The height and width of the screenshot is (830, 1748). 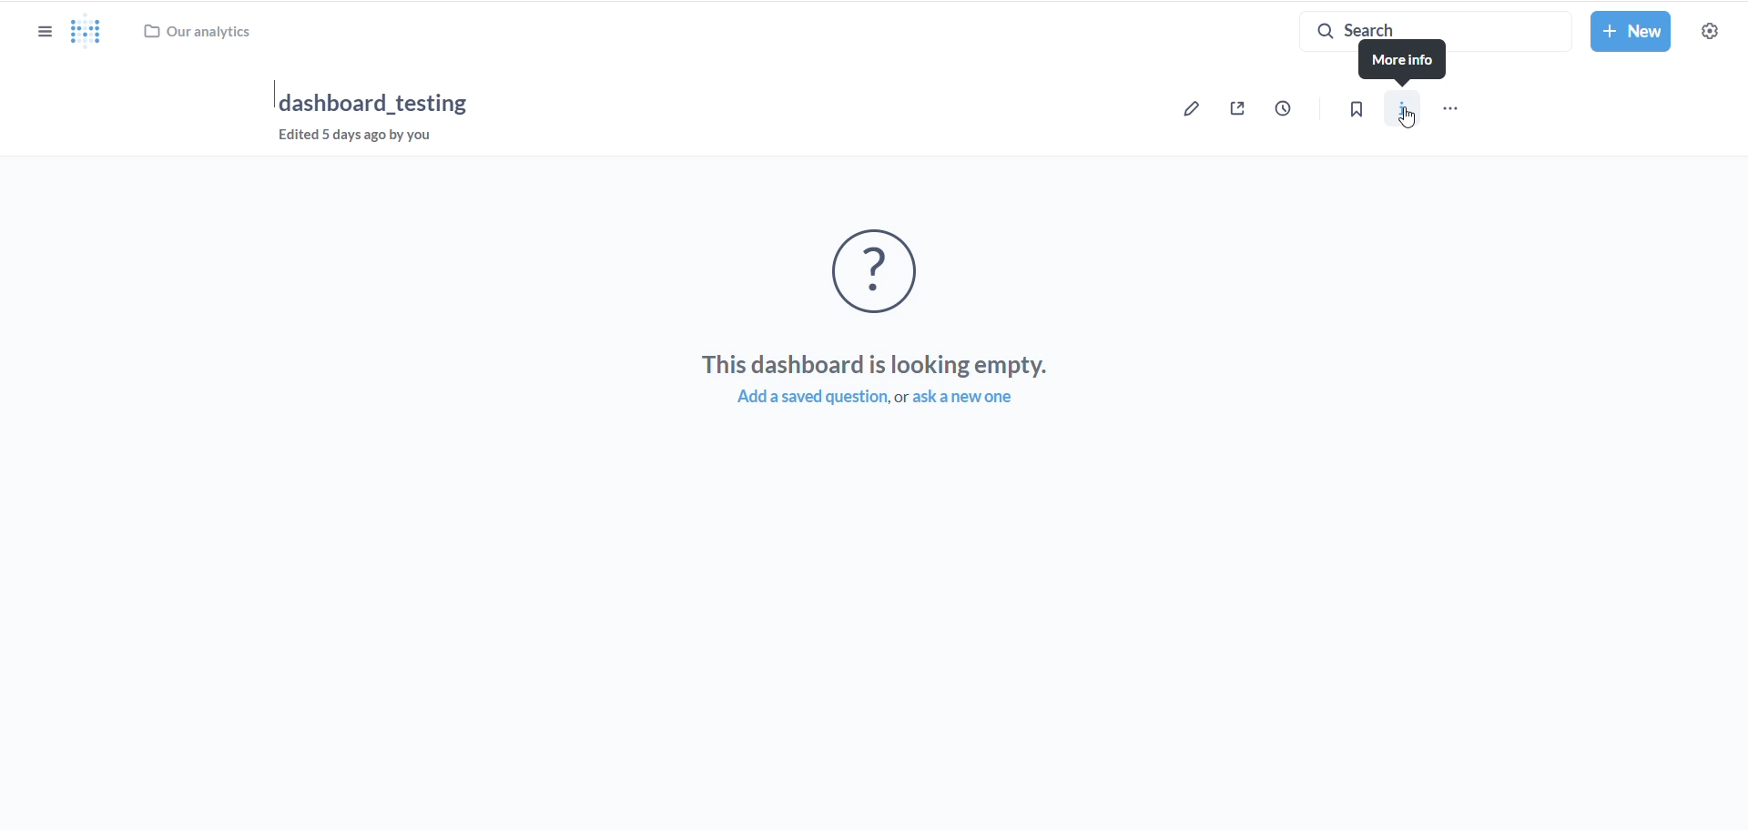 What do you see at coordinates (1288, 108) in the screenshot?
I see `time` at bounding box center [1288, 108].